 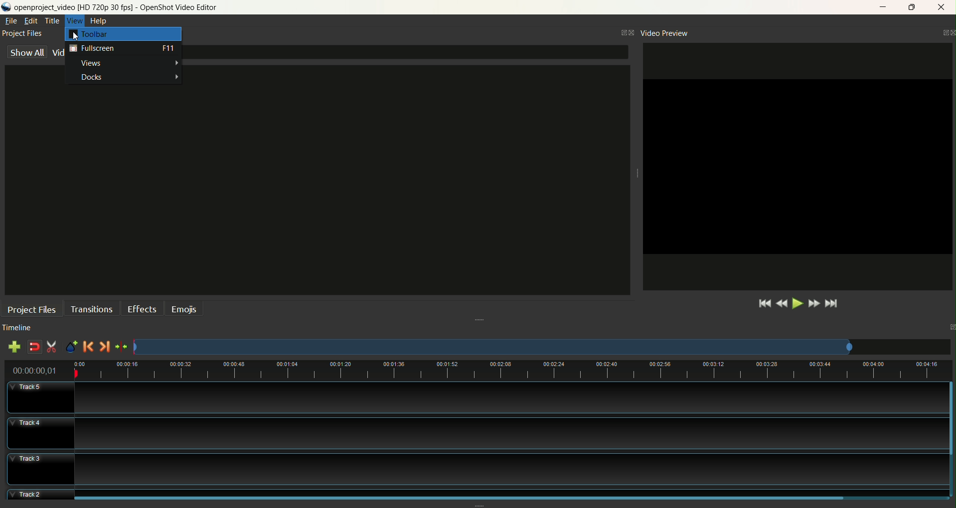 I want to click on emojis, so click(x=186, y=308).